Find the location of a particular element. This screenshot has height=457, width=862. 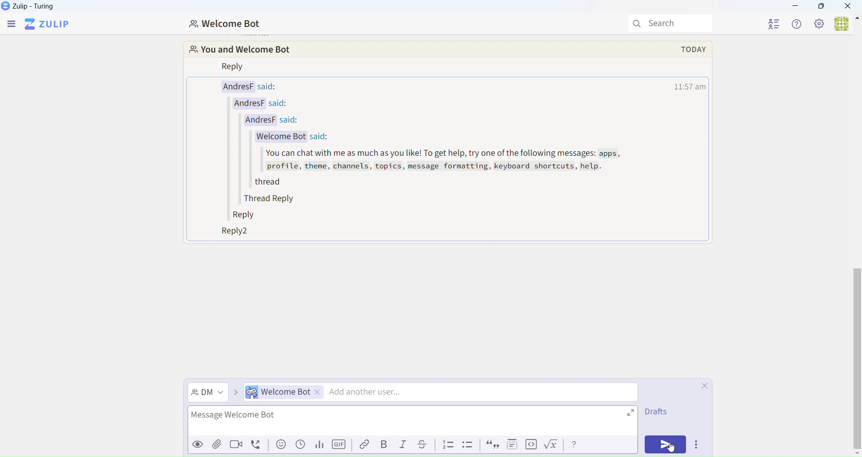

emoji is located at coordinates (280, 446).